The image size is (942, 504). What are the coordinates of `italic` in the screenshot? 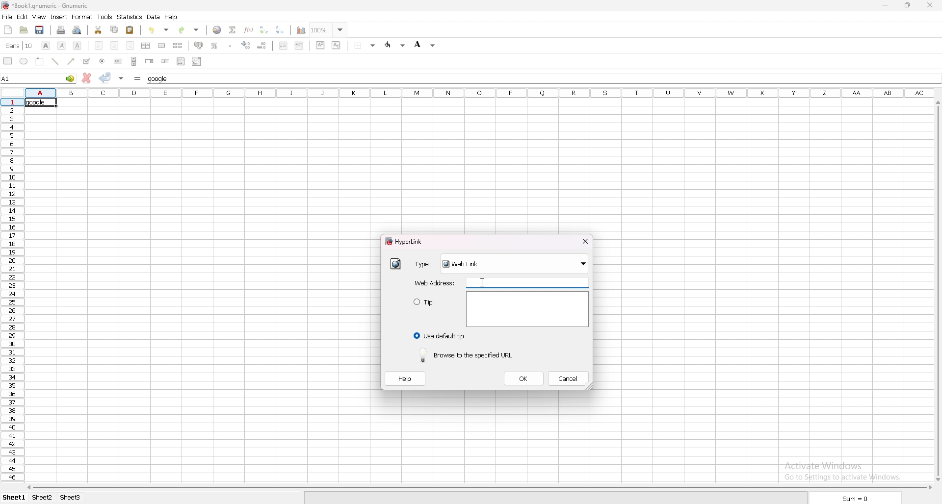 It's located at (62, 45).